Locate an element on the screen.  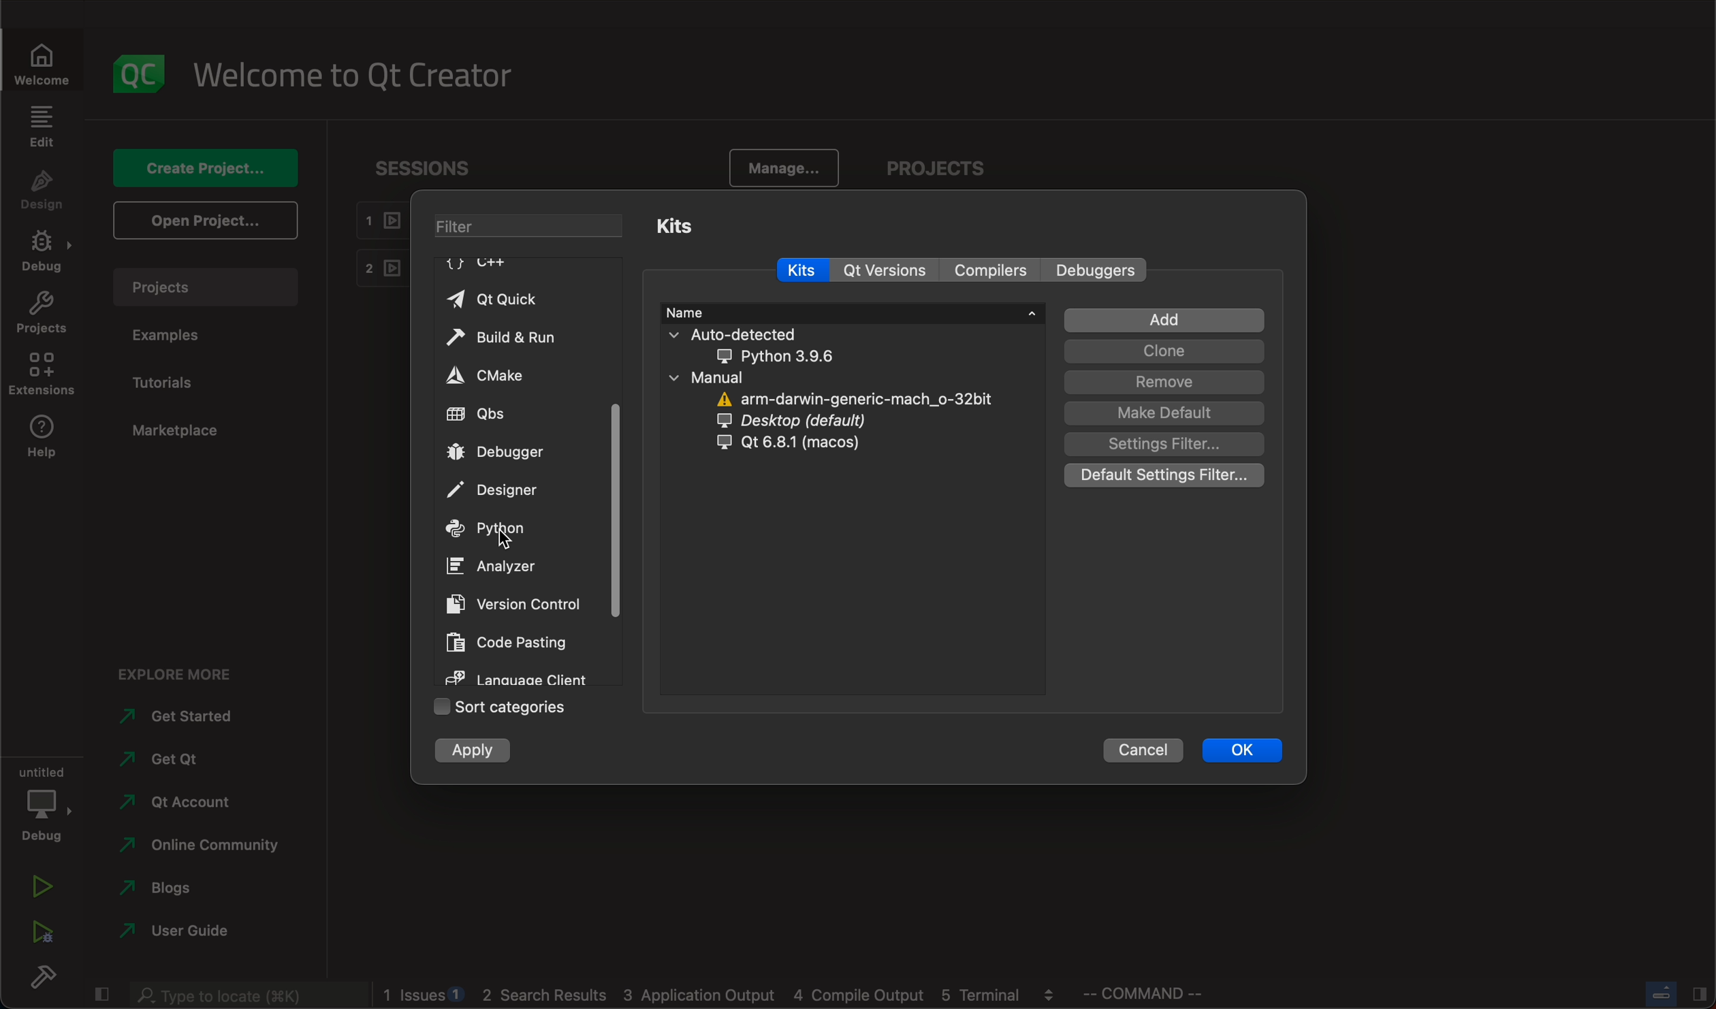
version is located at coordinates (518, 603).